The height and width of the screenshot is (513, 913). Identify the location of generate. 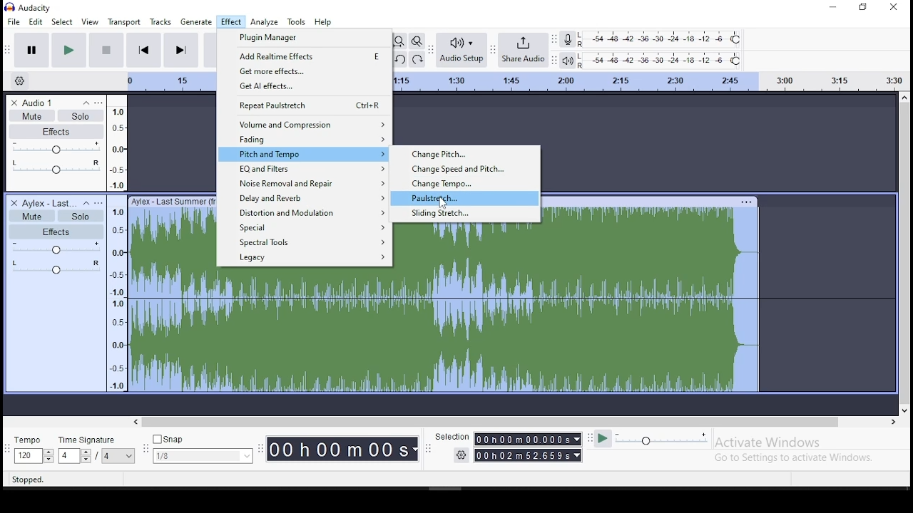
(197, 23).